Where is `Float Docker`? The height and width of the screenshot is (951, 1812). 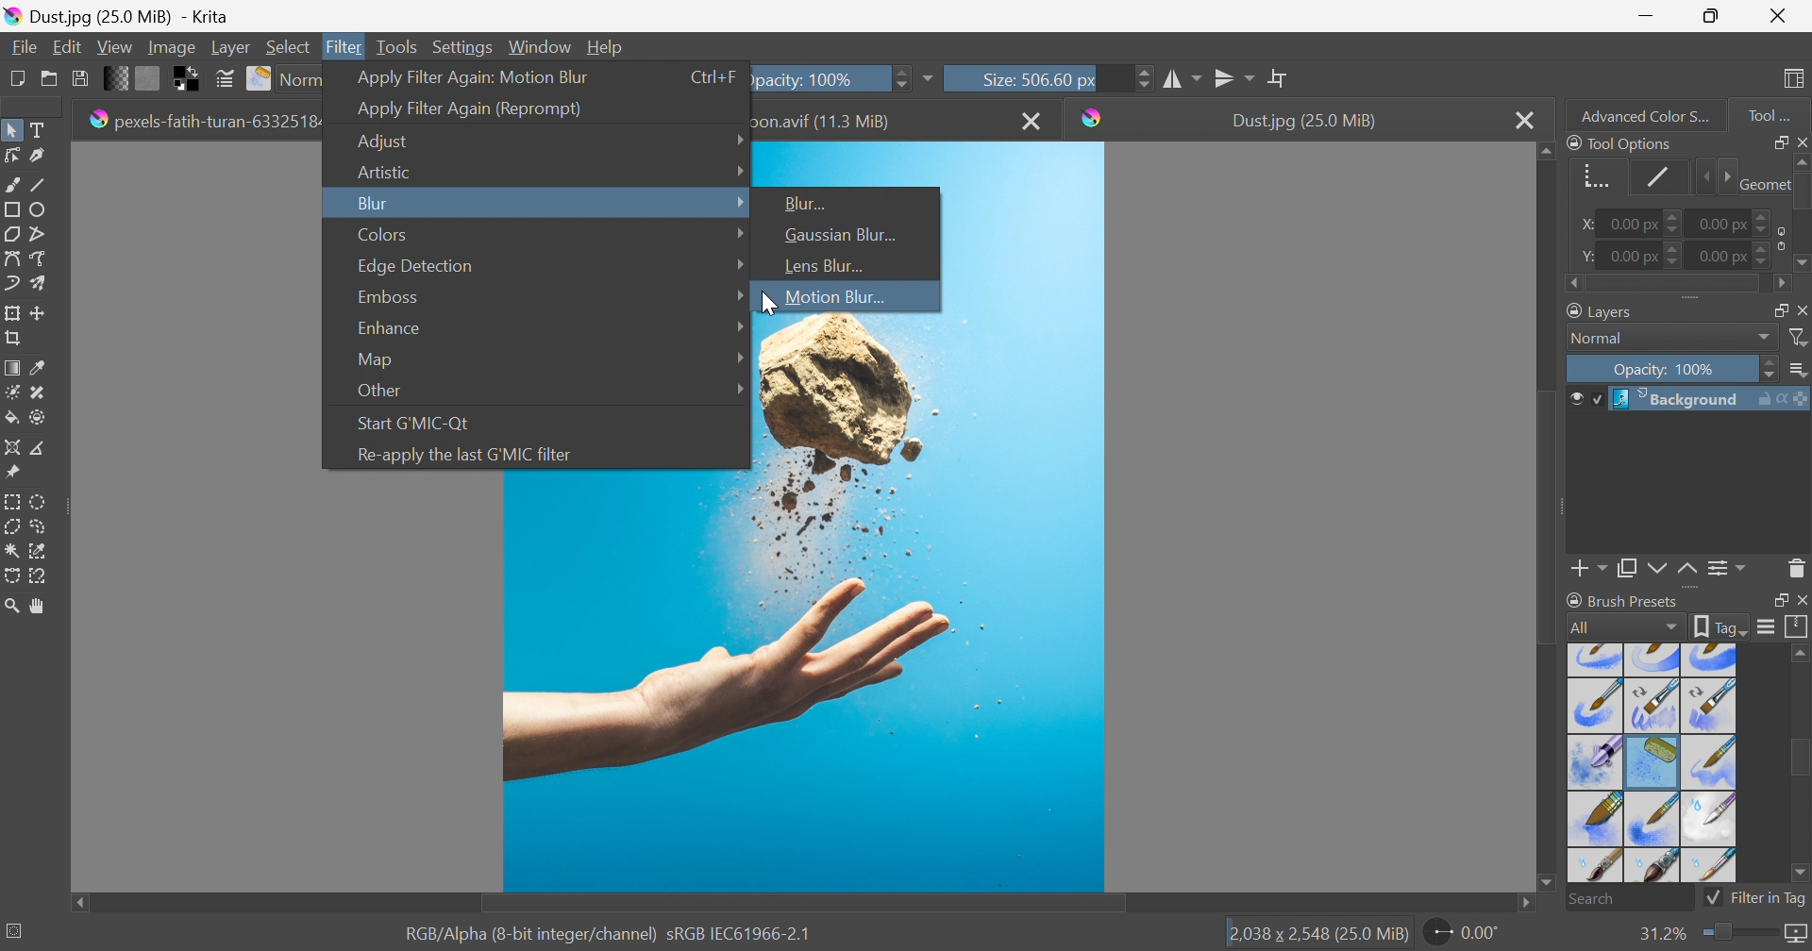
Float Docker is located at coordinates (1777, 142).